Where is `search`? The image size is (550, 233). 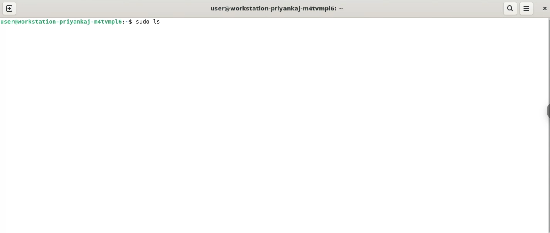
search is located at coordinates (510, 8).